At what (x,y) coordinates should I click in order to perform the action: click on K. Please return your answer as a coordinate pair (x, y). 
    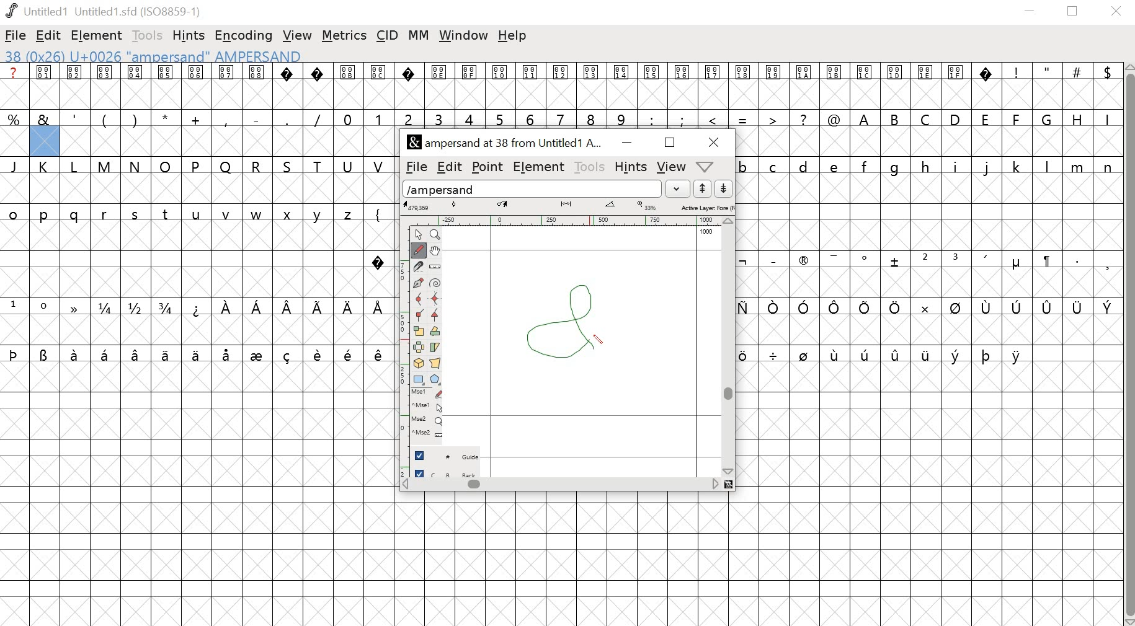
    Looking at the image, I should click on (47, 167).